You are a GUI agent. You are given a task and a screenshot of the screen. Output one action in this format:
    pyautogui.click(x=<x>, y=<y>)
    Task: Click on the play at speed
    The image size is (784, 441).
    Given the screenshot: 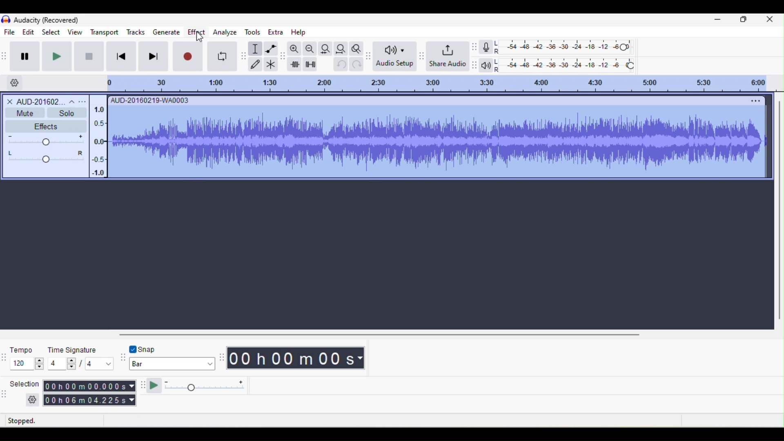 What is the action you would take?
    pyautogui.click(x=202, y=387)
    